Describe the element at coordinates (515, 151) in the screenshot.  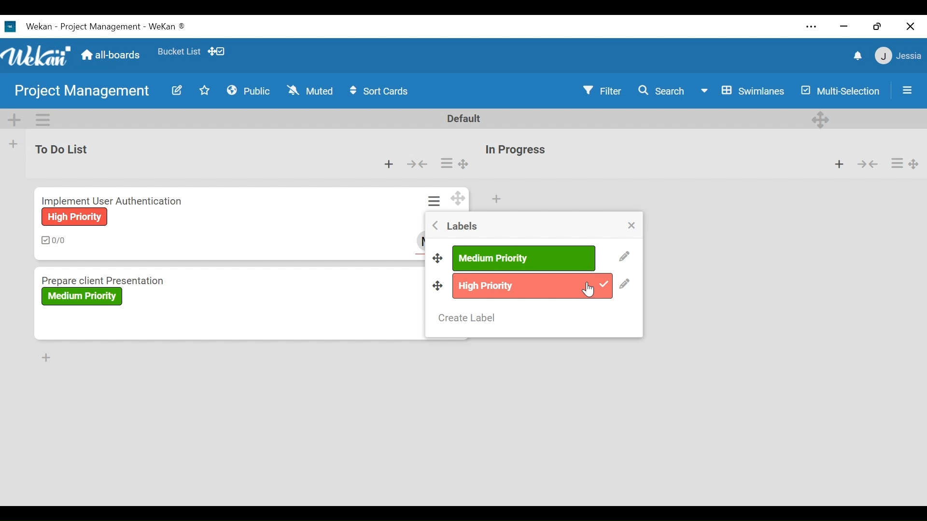
I see `List Title` at that location.